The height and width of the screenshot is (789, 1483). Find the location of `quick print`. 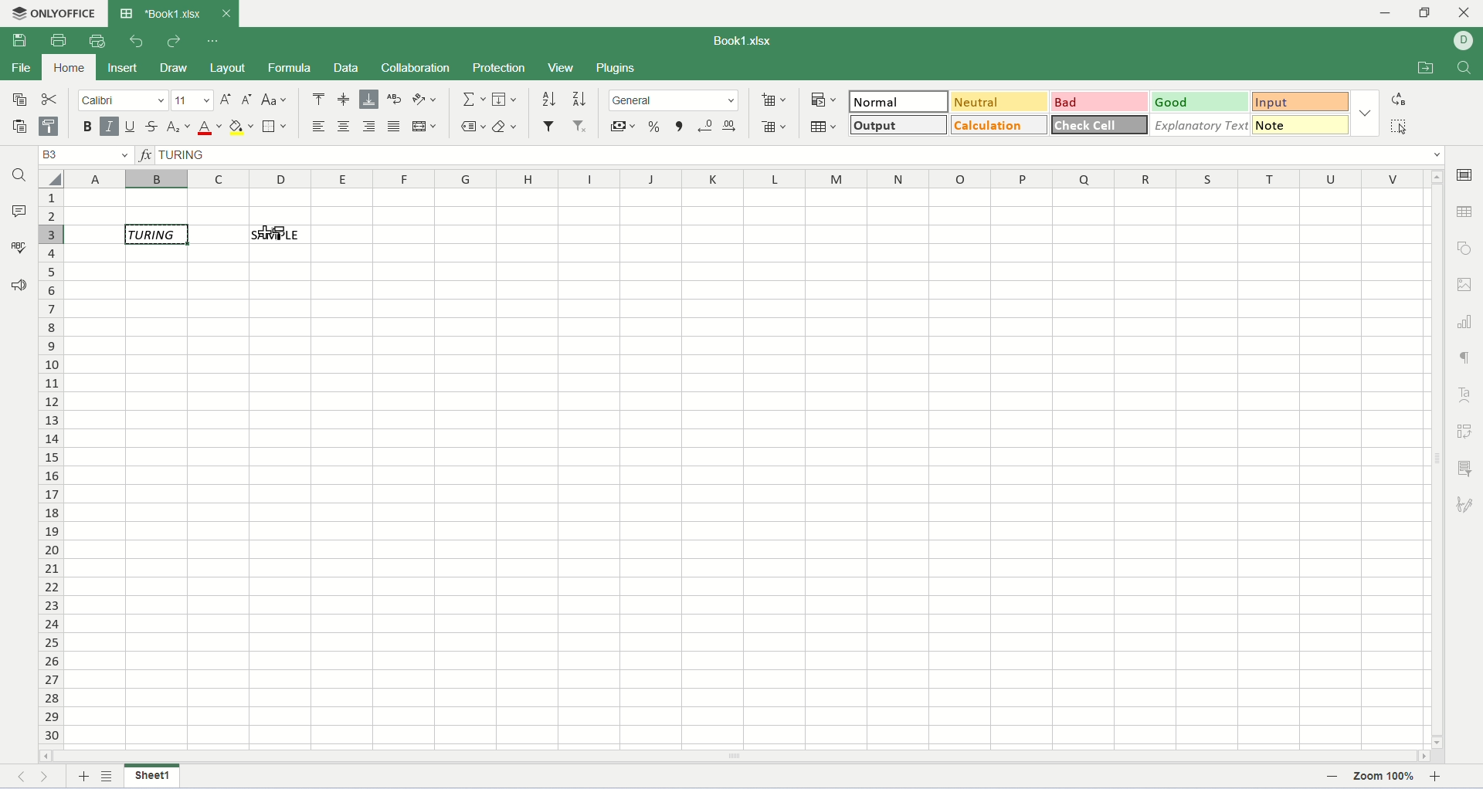

quick print is located at coordinates (99, 41).